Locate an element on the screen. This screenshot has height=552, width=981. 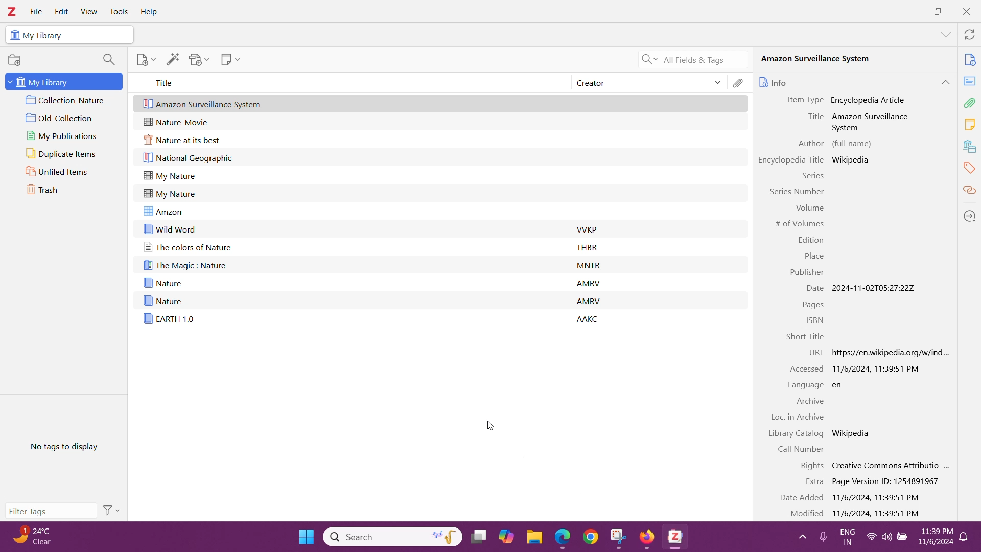
Help is located at coordinates (151, 11).